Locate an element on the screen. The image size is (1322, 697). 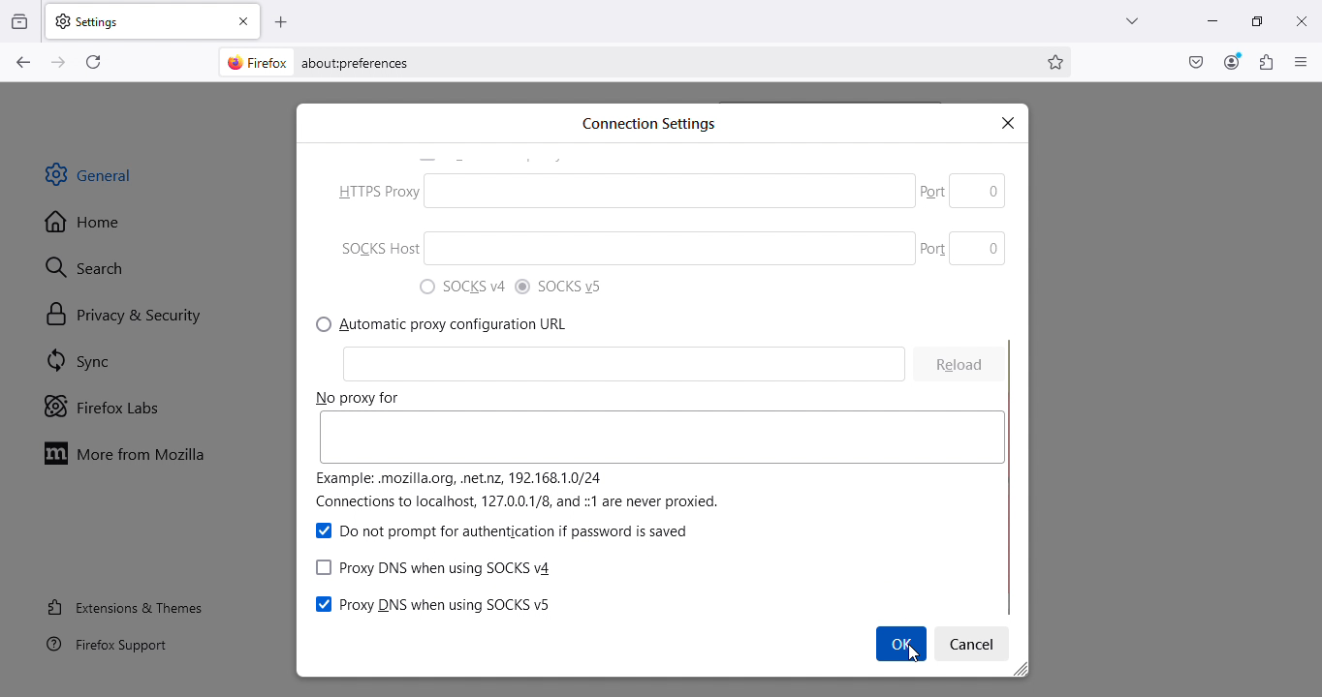
0 Auto-detect proxy settings for this network is located at coordinates (560, 288).